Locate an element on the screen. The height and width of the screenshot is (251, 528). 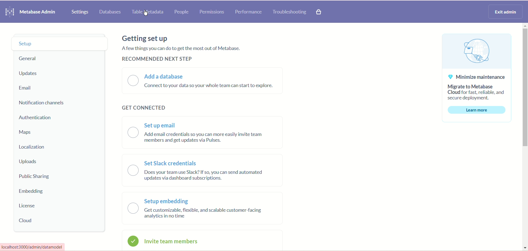
toggle button is located at coordinates (133, 80).